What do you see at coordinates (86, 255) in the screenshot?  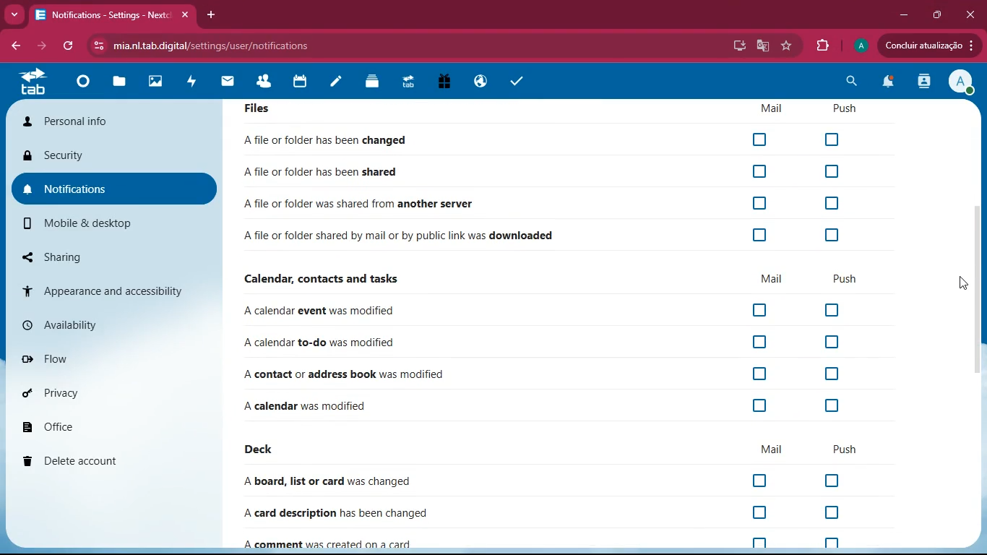 I see `sharing` at bounding box center [86, 255].